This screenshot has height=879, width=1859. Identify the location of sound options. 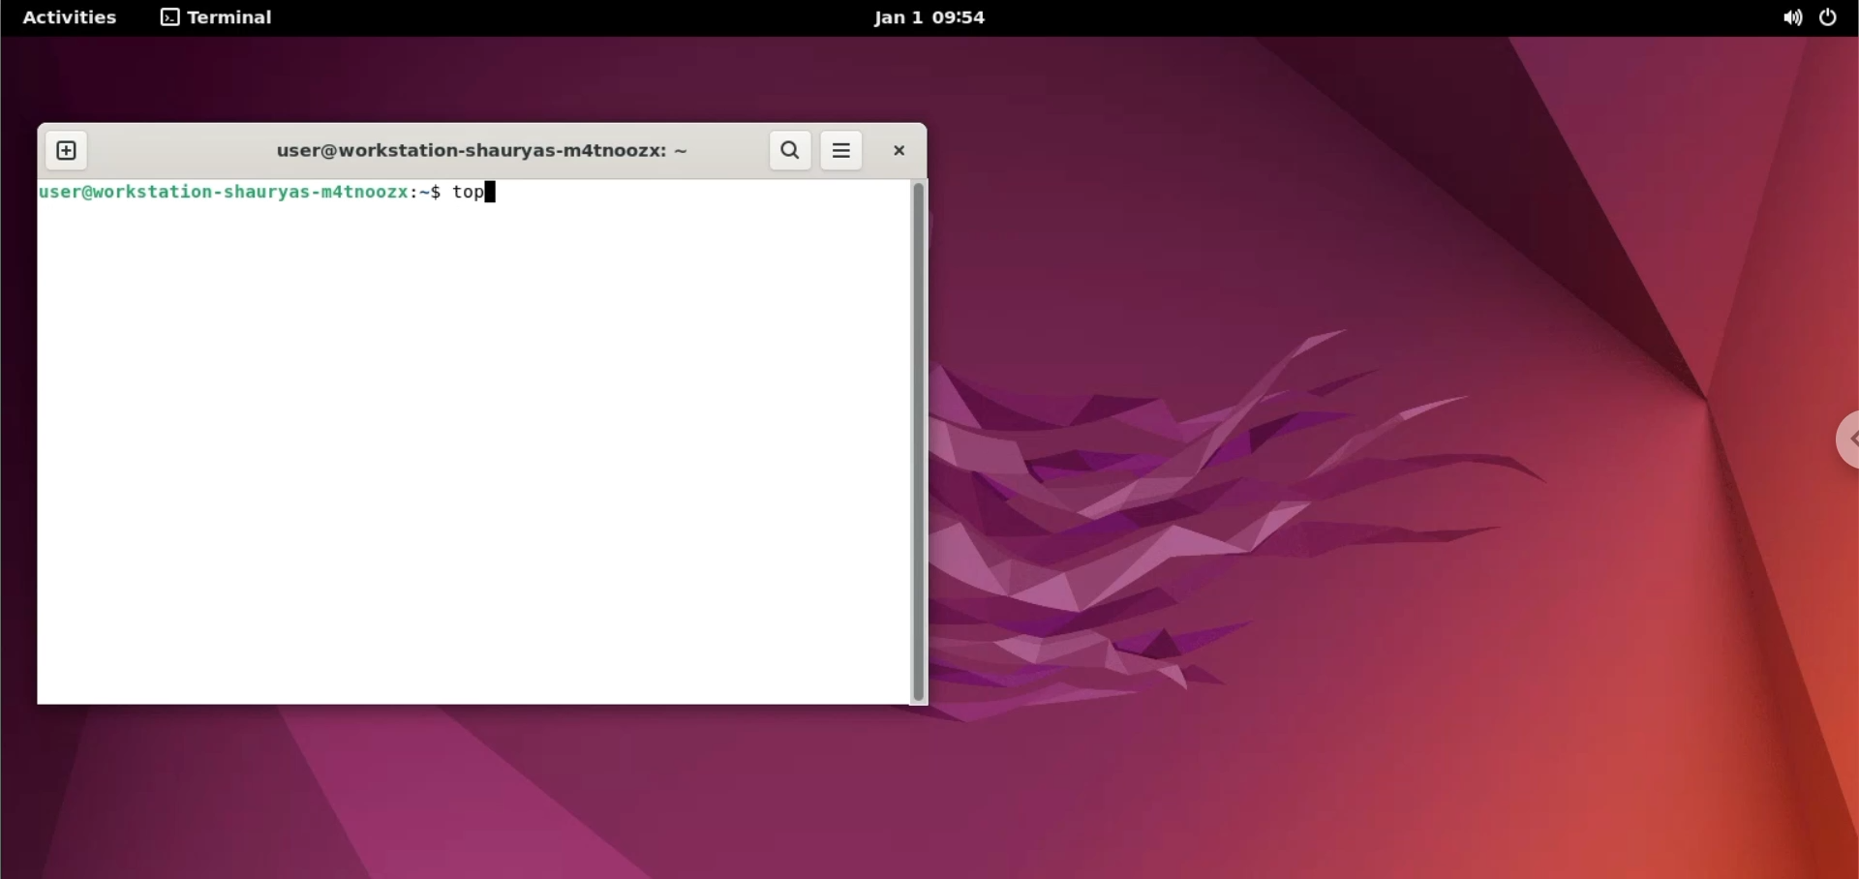
(1790, 20).